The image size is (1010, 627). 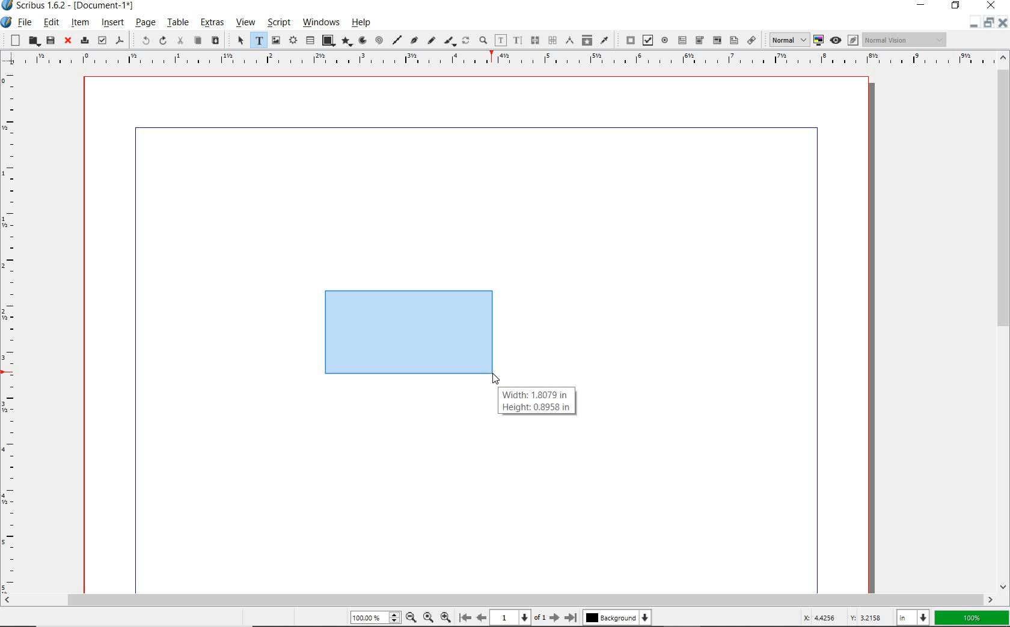 I want to click on Last Page, so click(x=572, y=617).